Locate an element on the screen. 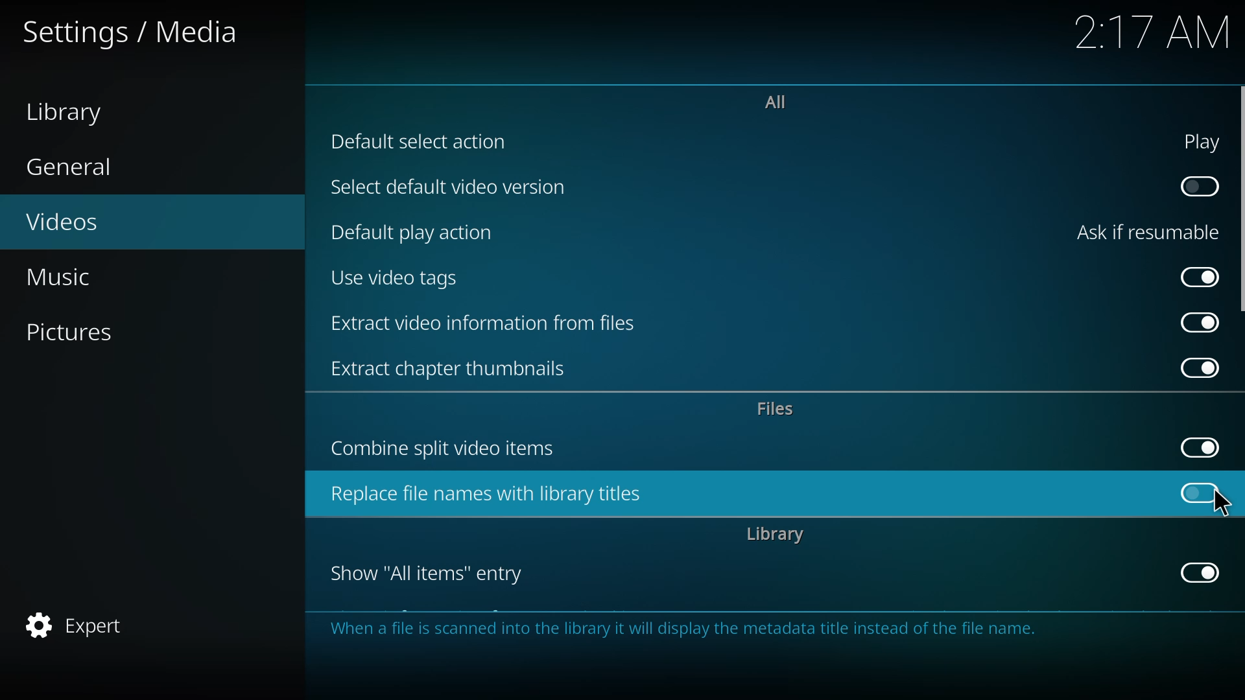  select default video version is located at coordinates (445, 190).